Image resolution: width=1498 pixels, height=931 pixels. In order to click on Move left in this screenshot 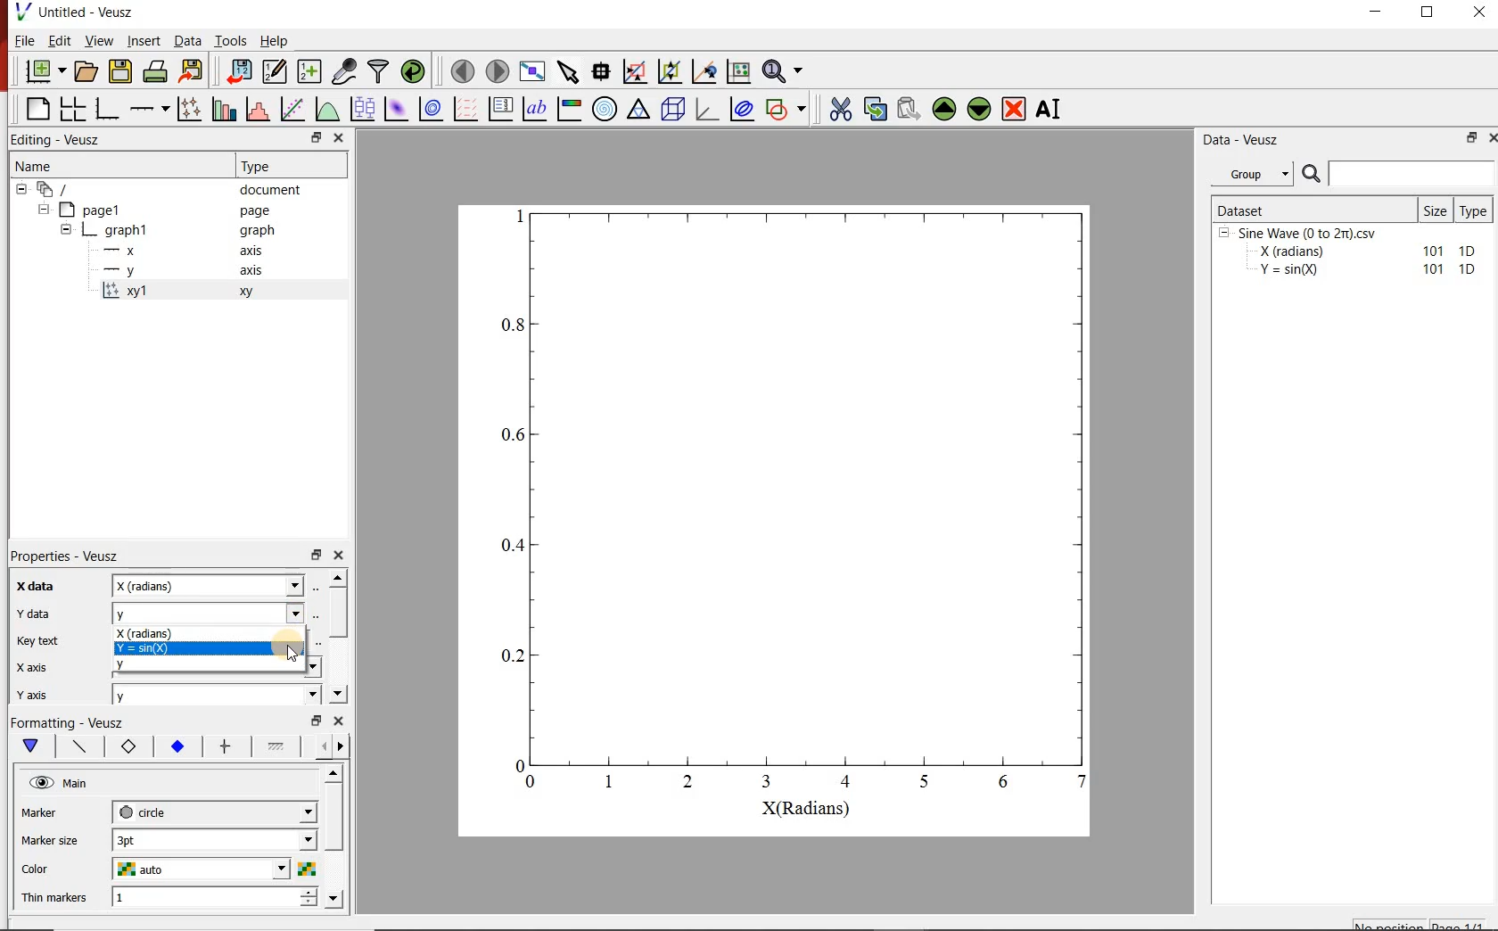, I will do `click(321, 746)`.